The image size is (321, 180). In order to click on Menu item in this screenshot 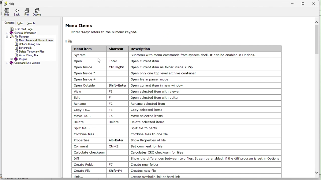, I will do `click(88, 48)`.